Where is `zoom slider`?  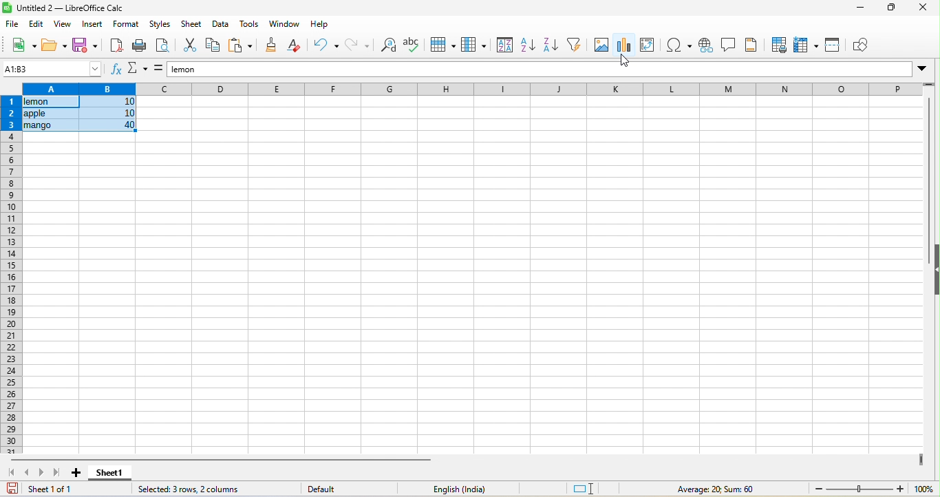
zoom slider is located at coordinates (859, 488).